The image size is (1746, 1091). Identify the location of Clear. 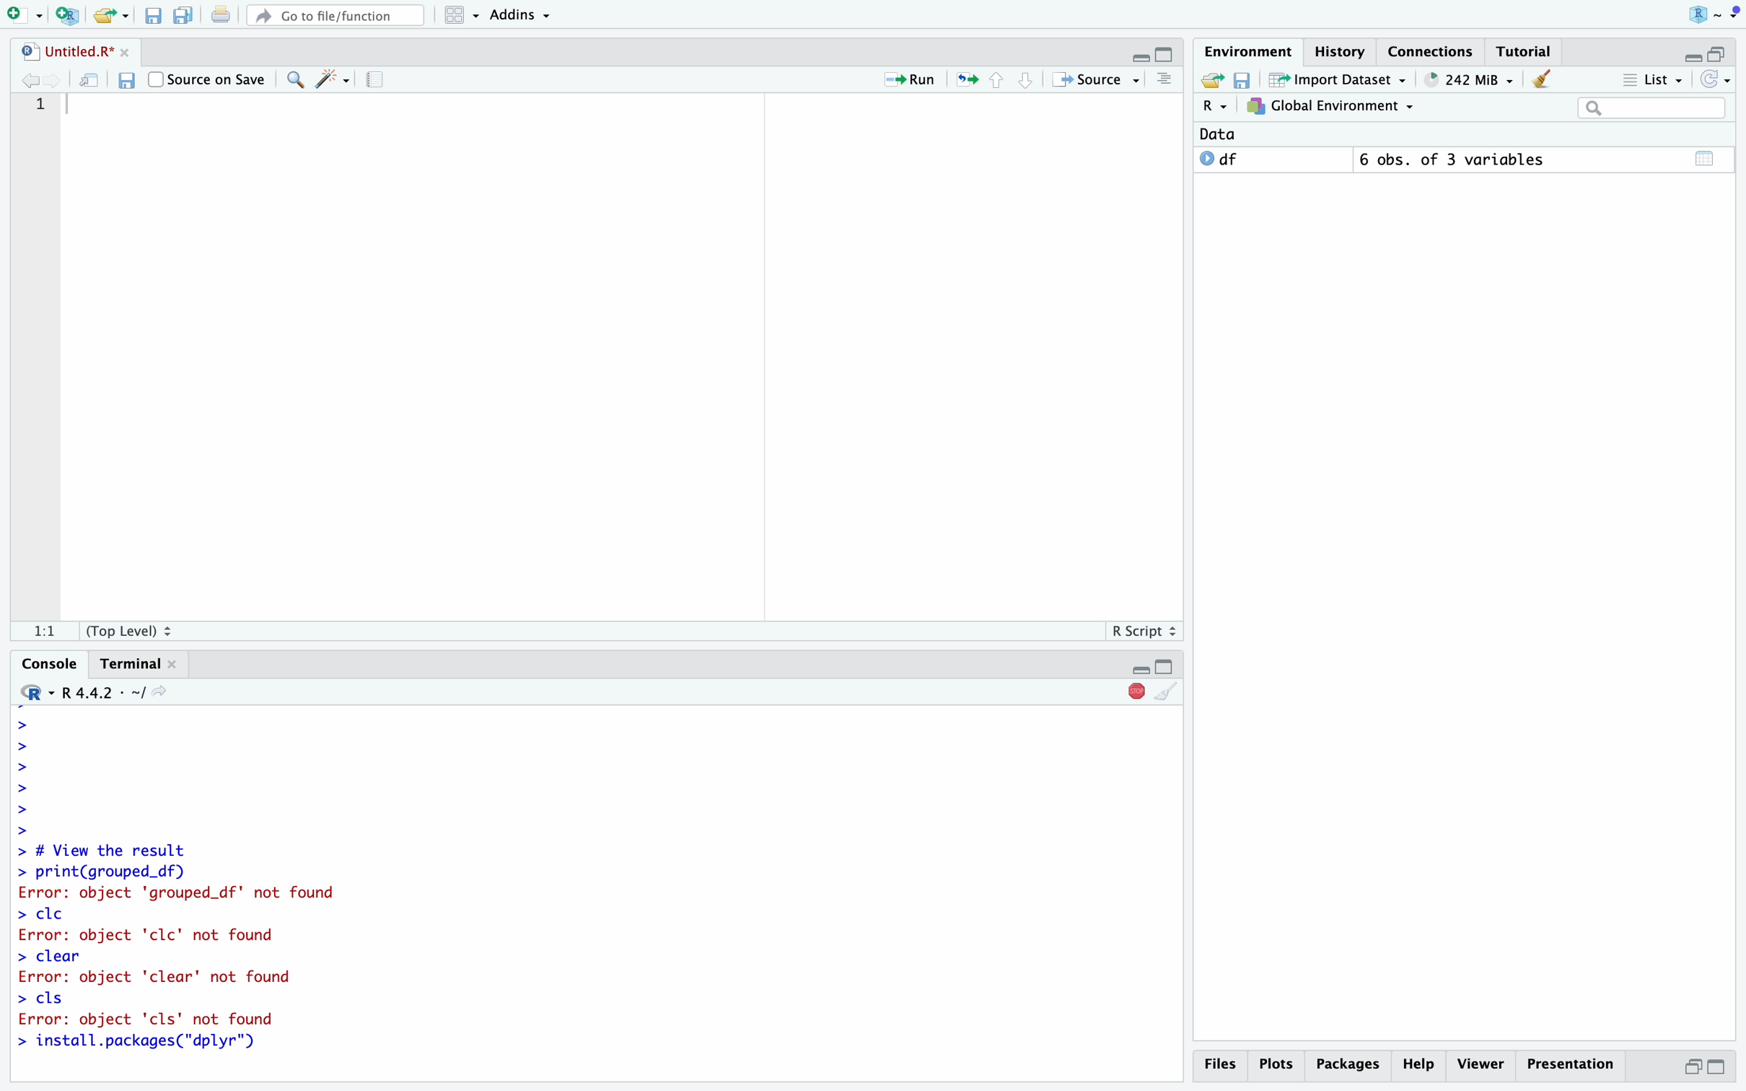
(1544, 80).